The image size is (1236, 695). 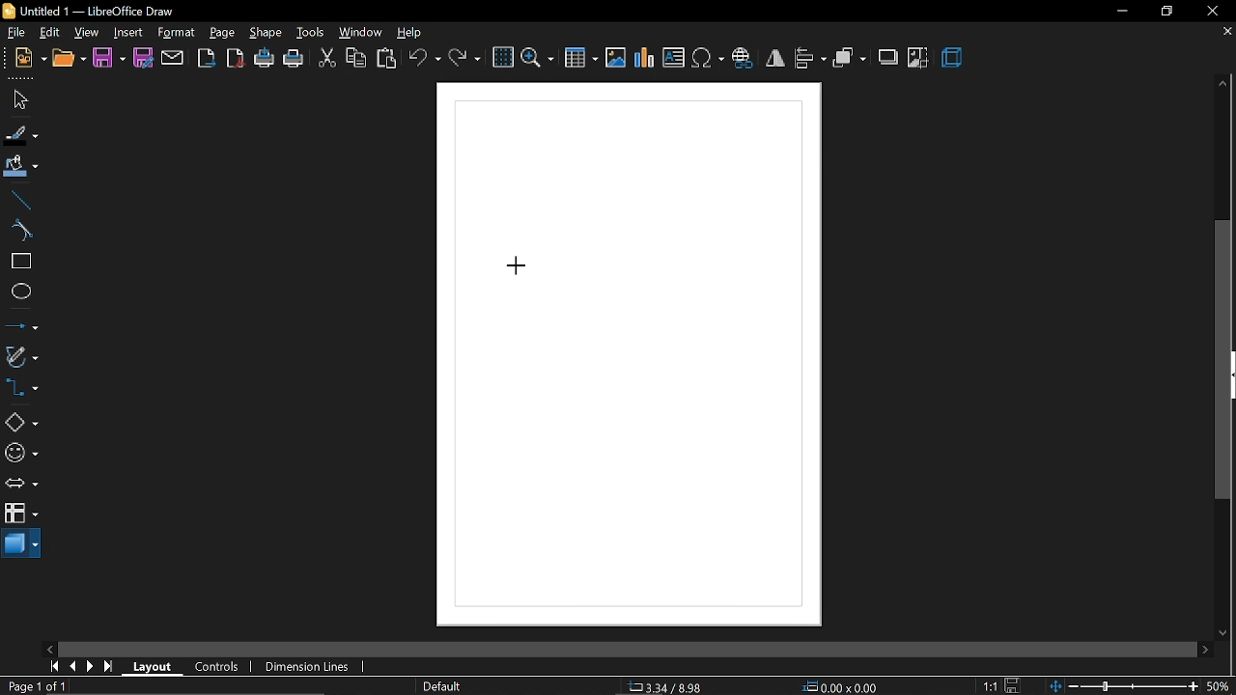 I want to click on flip, so click(x=775, y=58).